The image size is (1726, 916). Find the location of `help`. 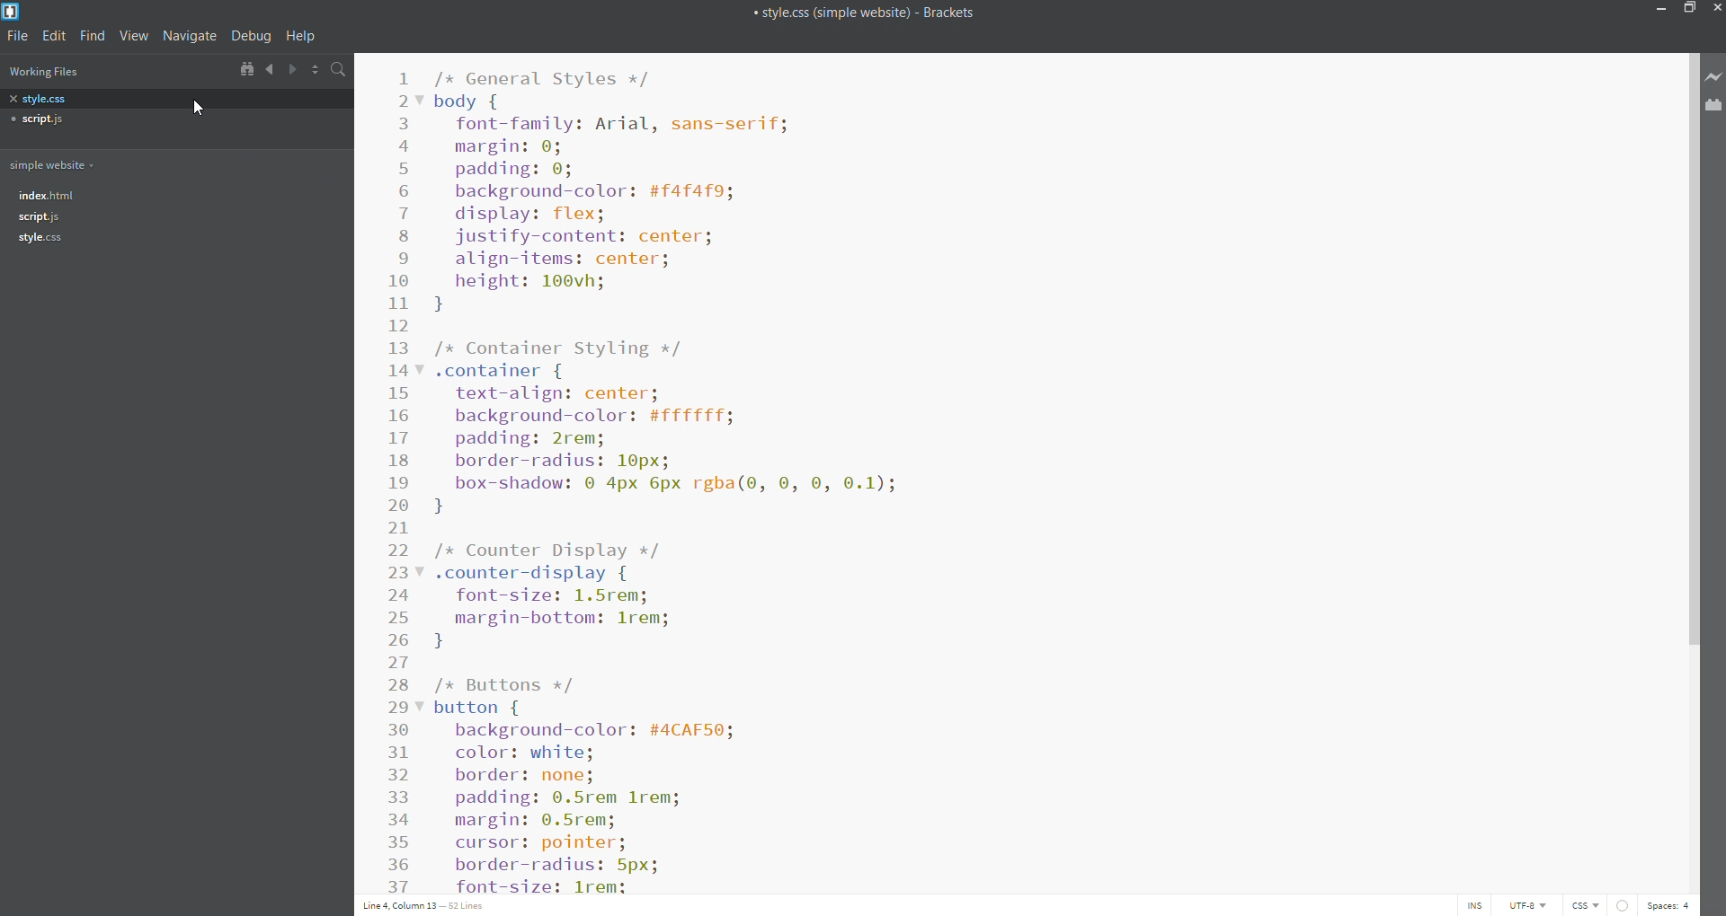

help is located at coordinates (302, 36).